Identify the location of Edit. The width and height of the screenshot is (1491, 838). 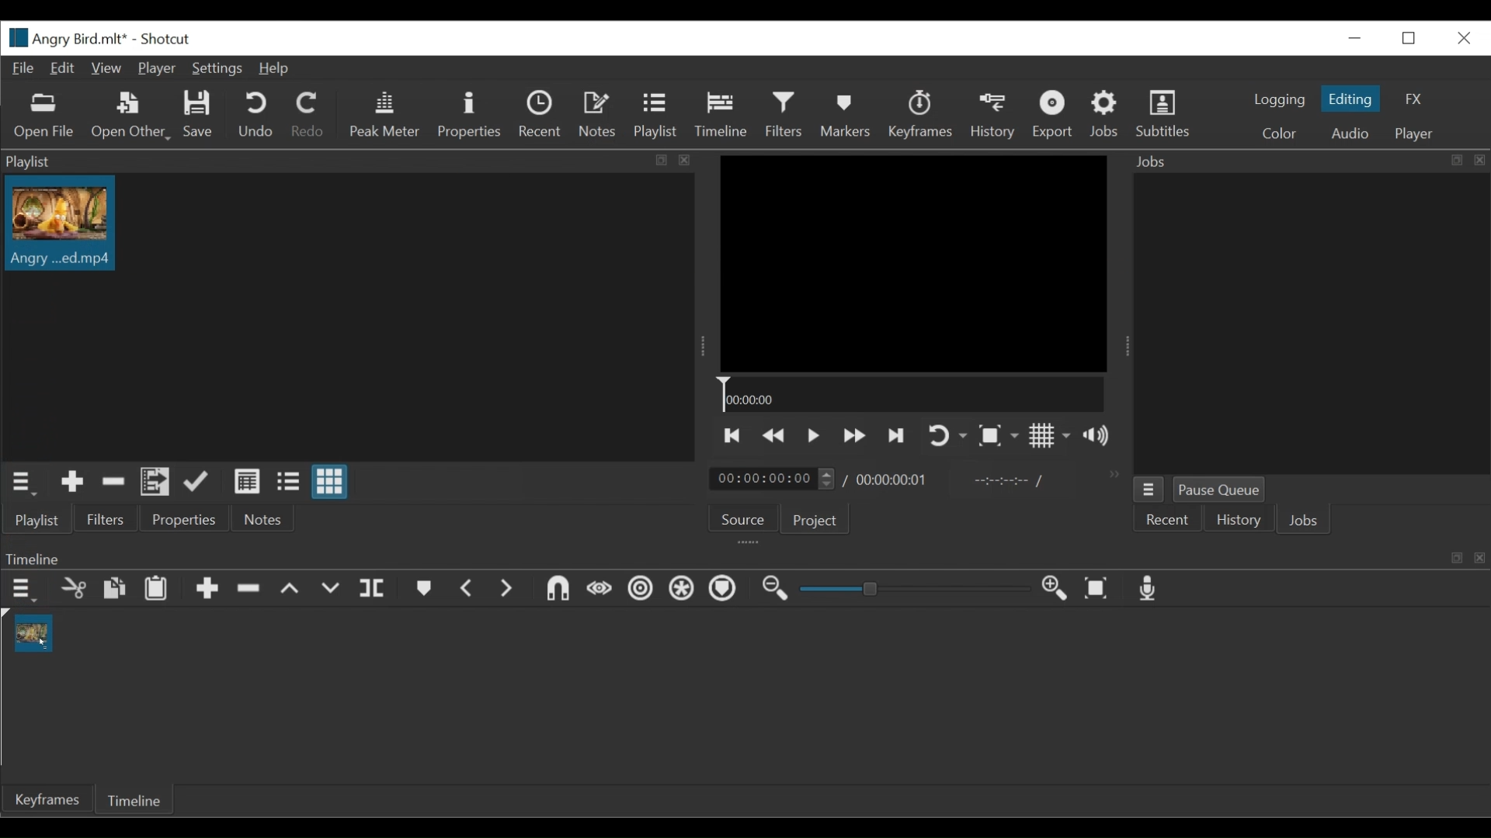
(60, 68).